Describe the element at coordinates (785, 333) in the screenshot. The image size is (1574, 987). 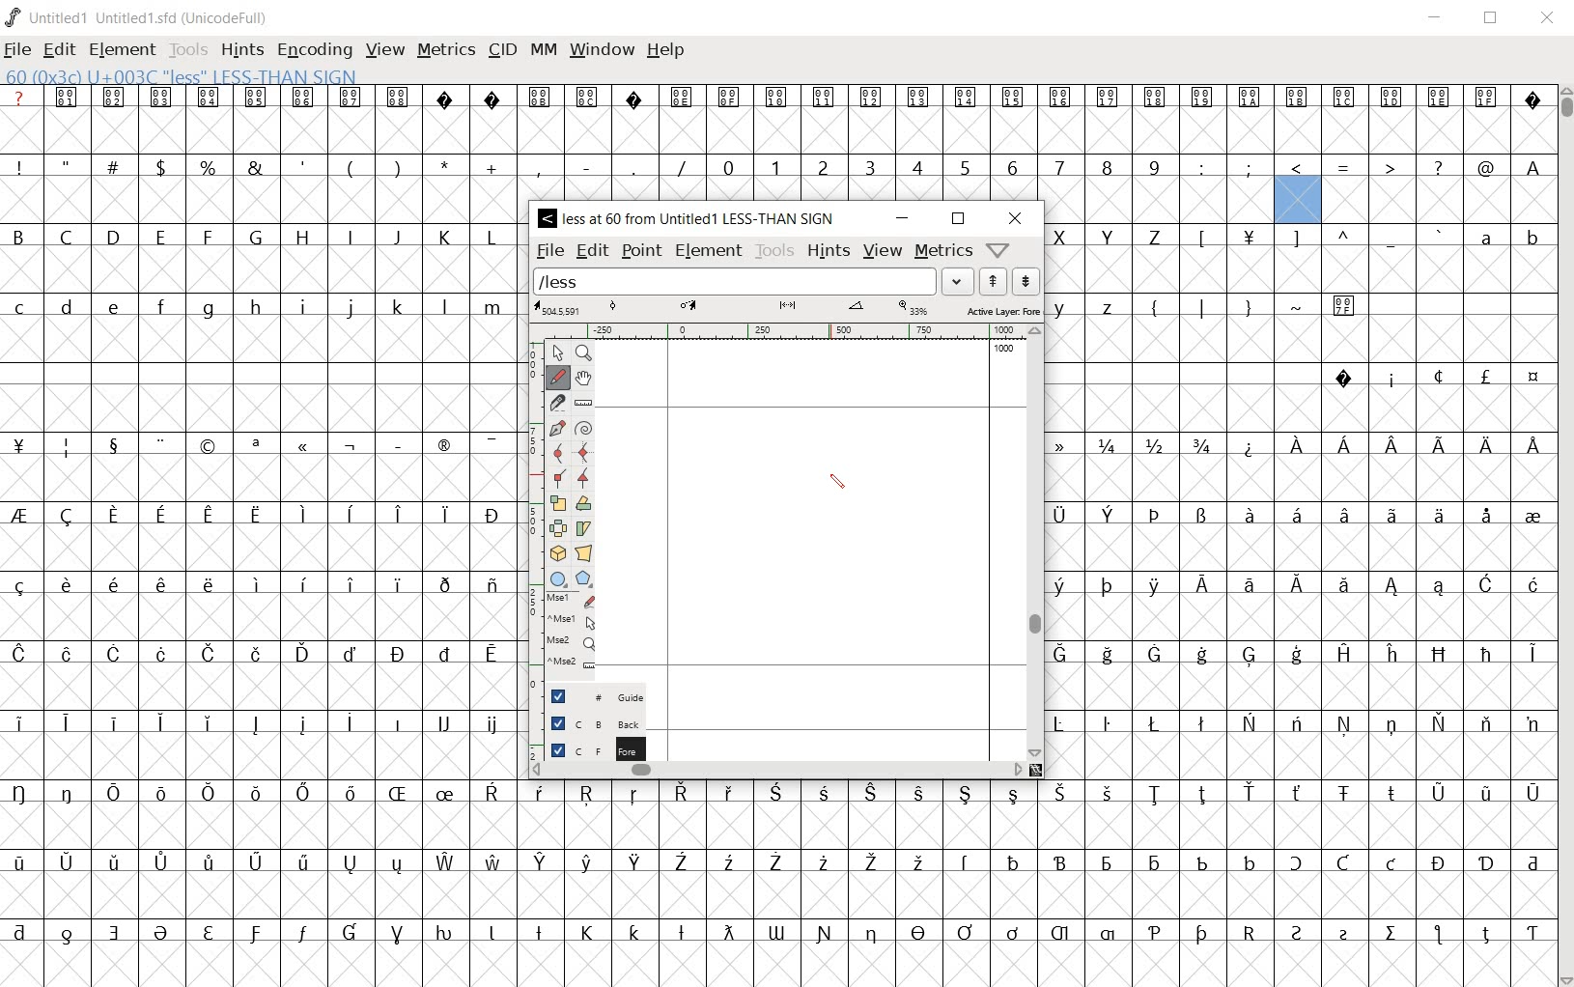
I see `ruler` at that location.